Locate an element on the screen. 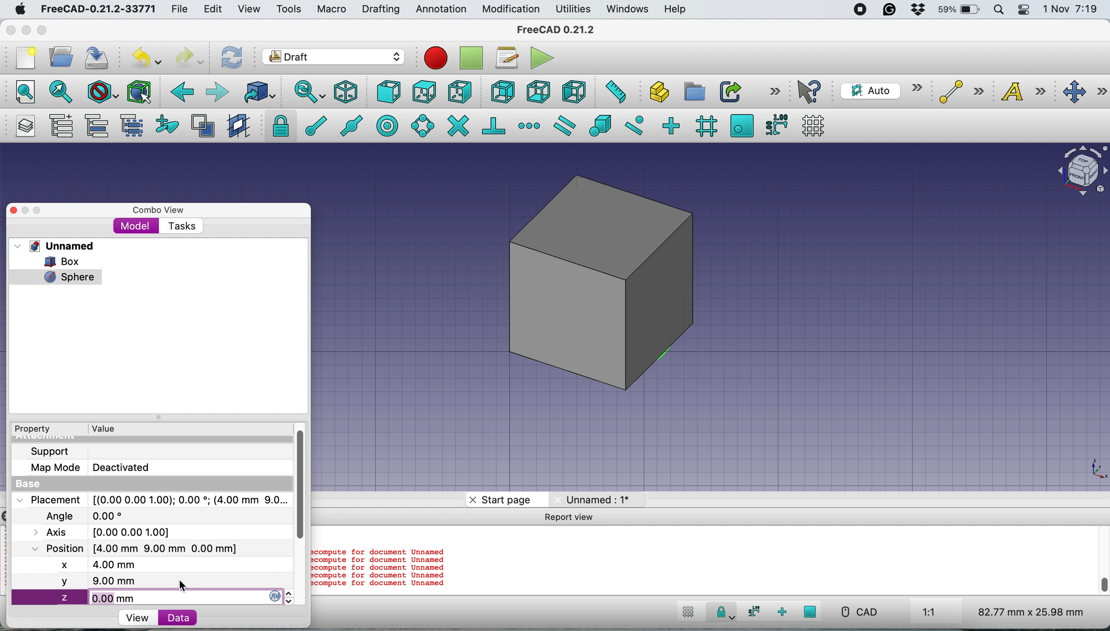 This screenshot has width=1110, height=631. angle is located at coordinates (88, 517).